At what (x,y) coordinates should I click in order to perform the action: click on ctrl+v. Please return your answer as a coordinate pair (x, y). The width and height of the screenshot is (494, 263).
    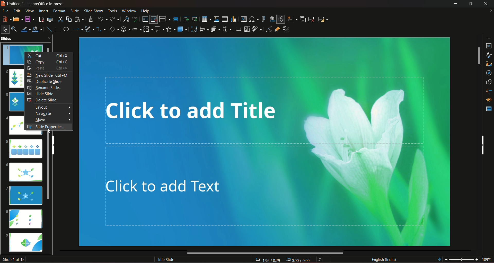
    Looking at the image, I should click on (63, 68).